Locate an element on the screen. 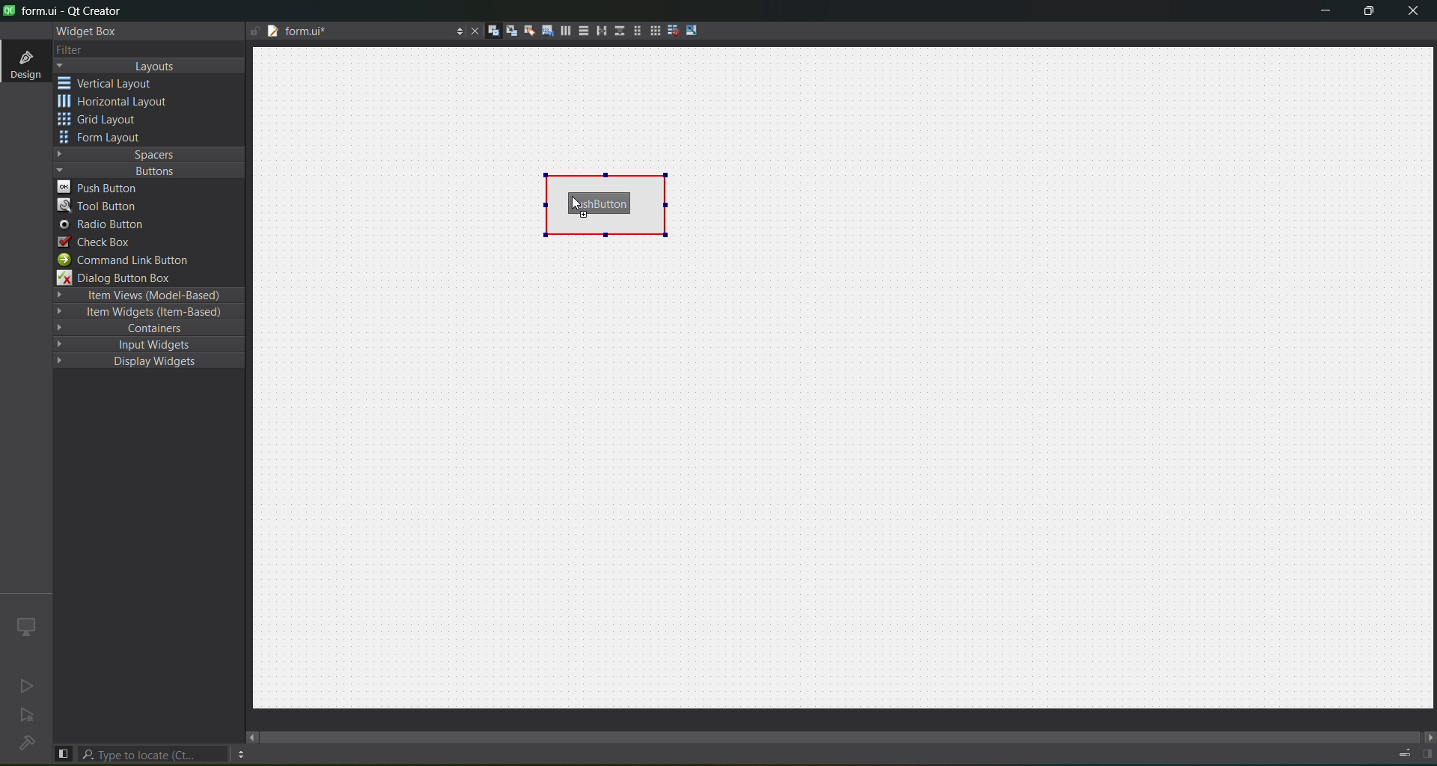 Image resolution: width=1437 pixels, height=766 pixels. layout in a grid is located at coordinates (654, 32).